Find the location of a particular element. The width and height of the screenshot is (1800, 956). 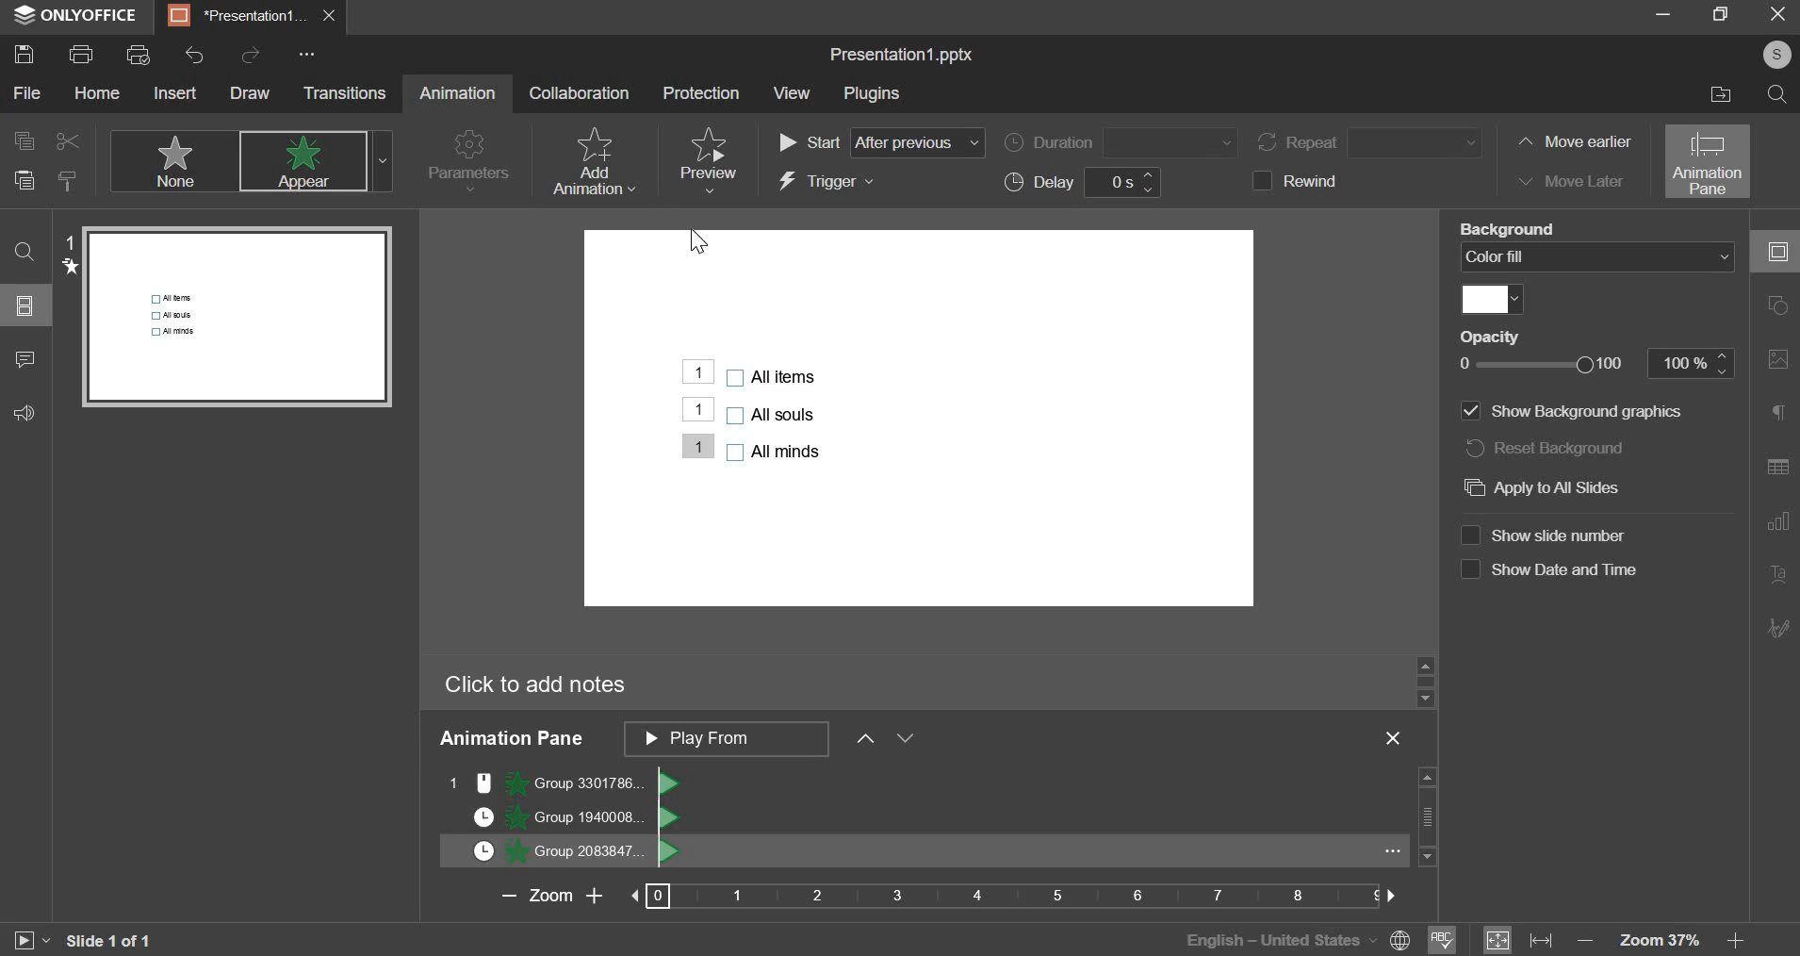

protection is located at coordinates (698, 92).